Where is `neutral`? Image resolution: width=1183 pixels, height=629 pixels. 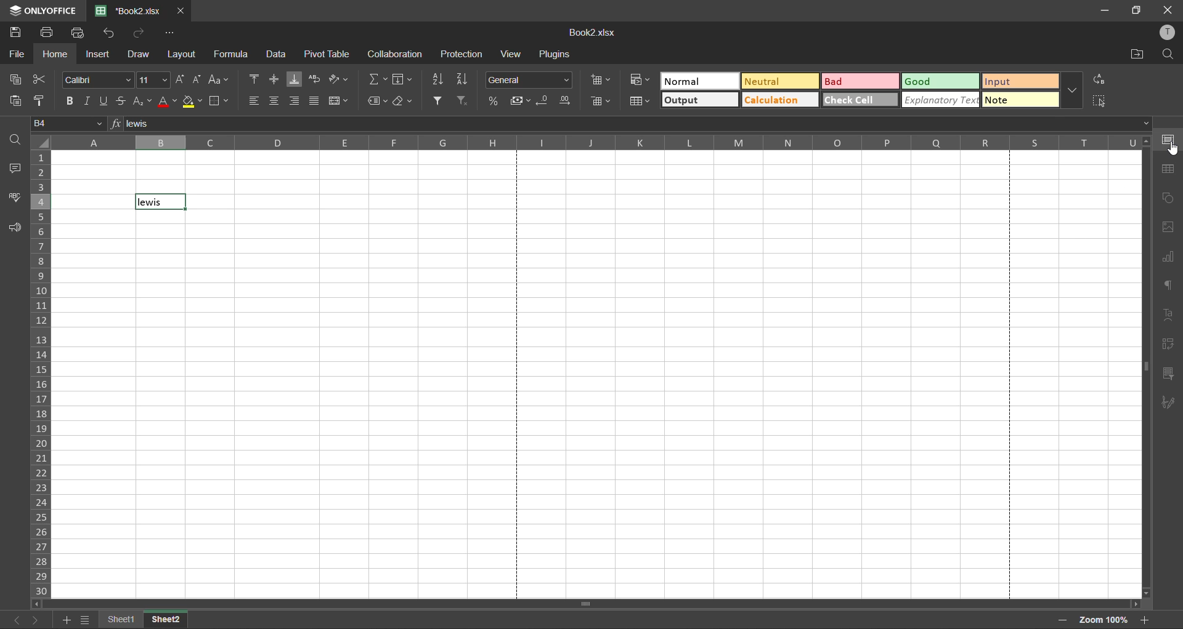
neutral is located at coordinates (780, 81).